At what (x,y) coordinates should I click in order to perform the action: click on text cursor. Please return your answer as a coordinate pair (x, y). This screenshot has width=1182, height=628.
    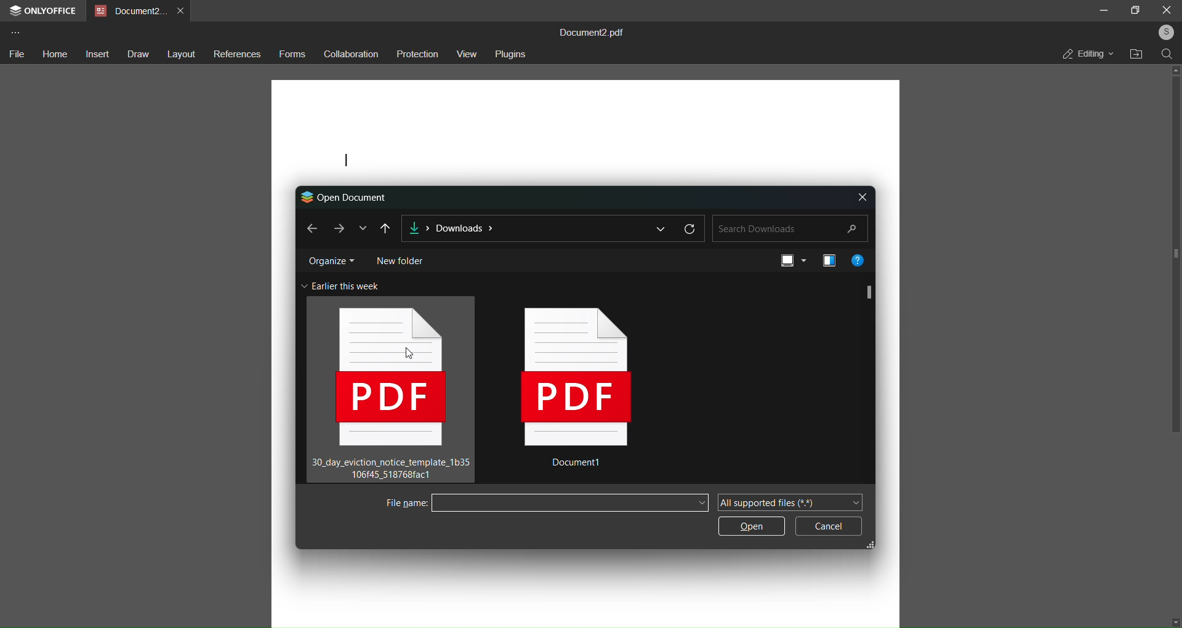
    Looking at the image, I should click on (346, 161).